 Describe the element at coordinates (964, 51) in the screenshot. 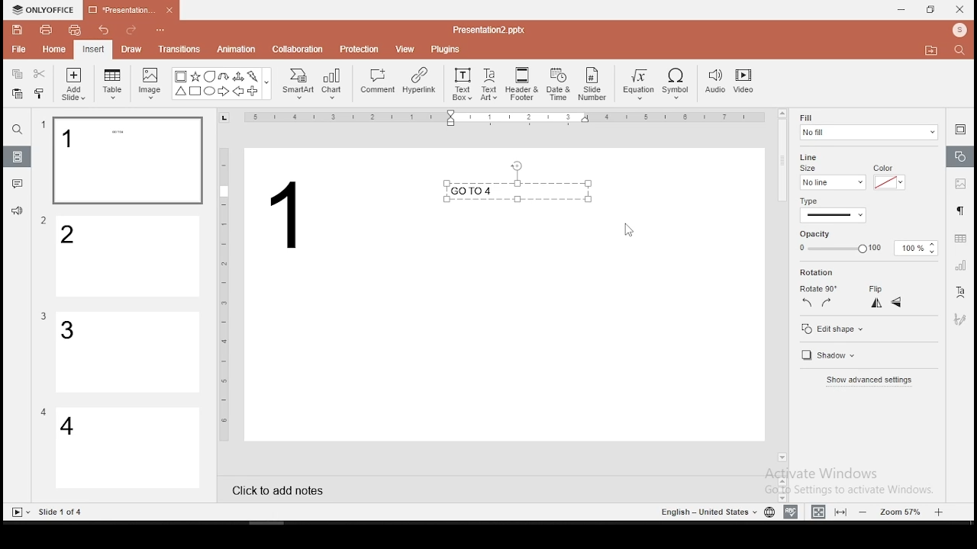

I see `Search` at that location.